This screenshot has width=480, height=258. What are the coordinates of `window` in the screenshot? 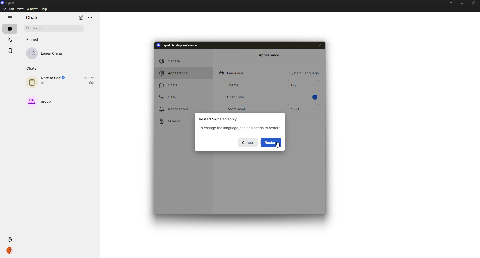 It's located at (32, 9).